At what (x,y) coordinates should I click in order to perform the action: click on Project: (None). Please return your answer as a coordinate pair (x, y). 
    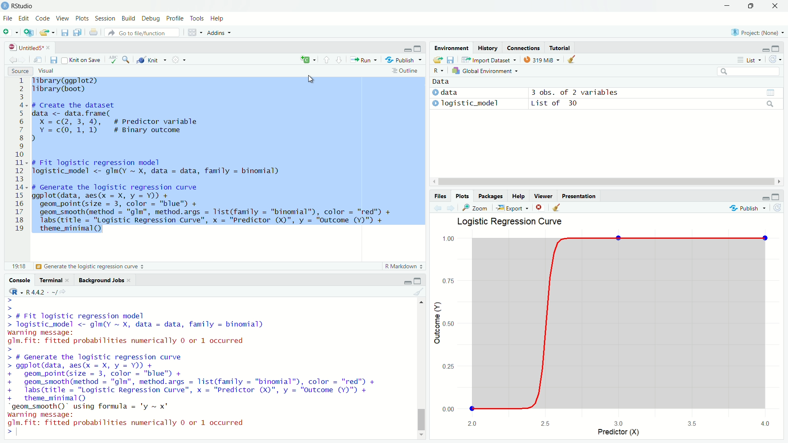
    Looking at the image, I should click on (757, 32).